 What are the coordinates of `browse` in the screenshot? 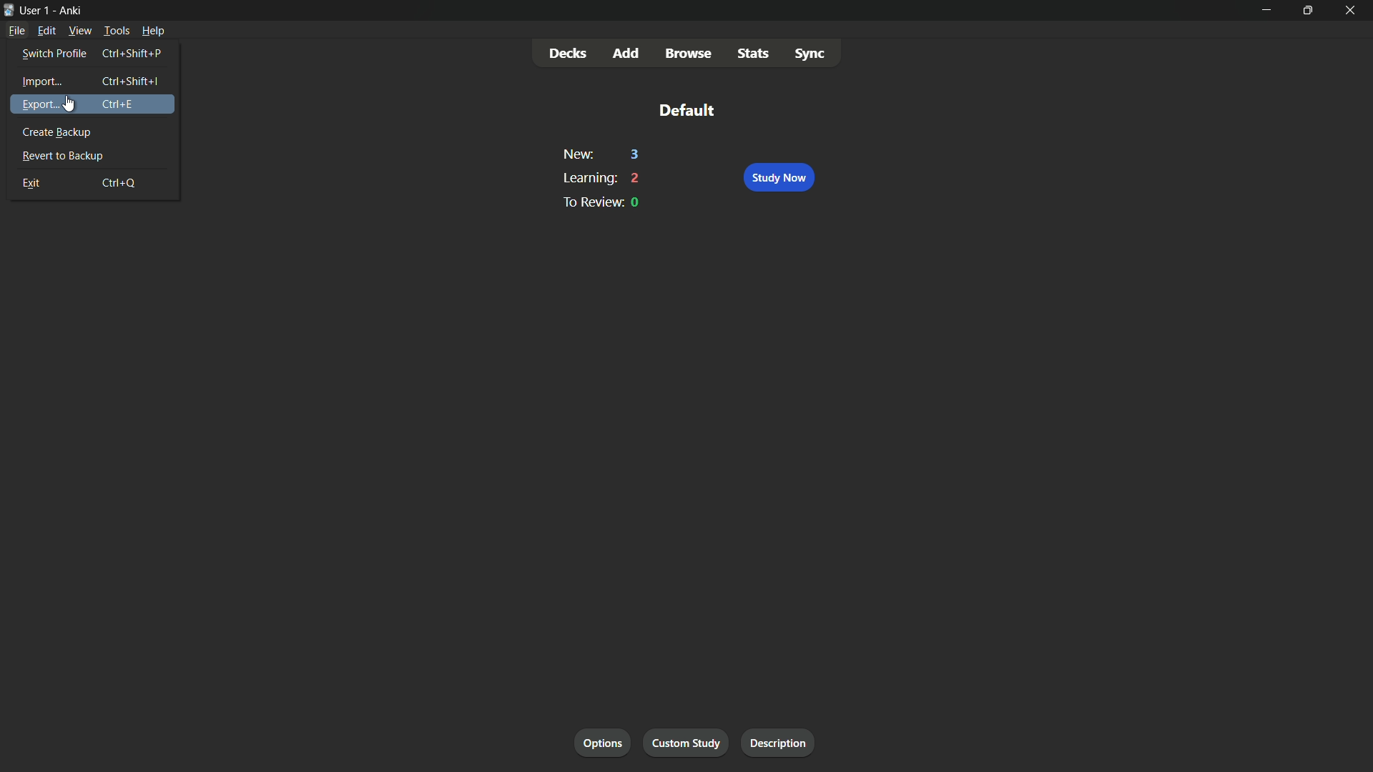 It's located at (689, 54).